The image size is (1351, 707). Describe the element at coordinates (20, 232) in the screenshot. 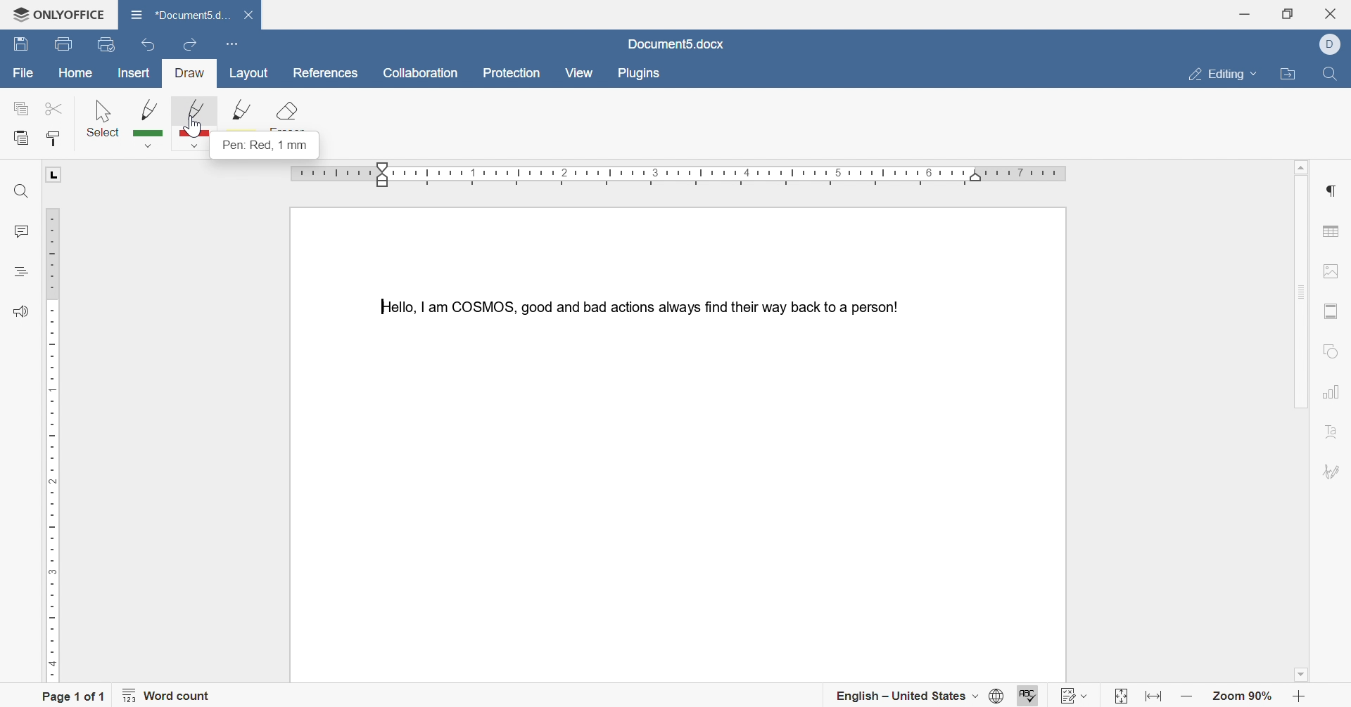

I see `comments` at that location.